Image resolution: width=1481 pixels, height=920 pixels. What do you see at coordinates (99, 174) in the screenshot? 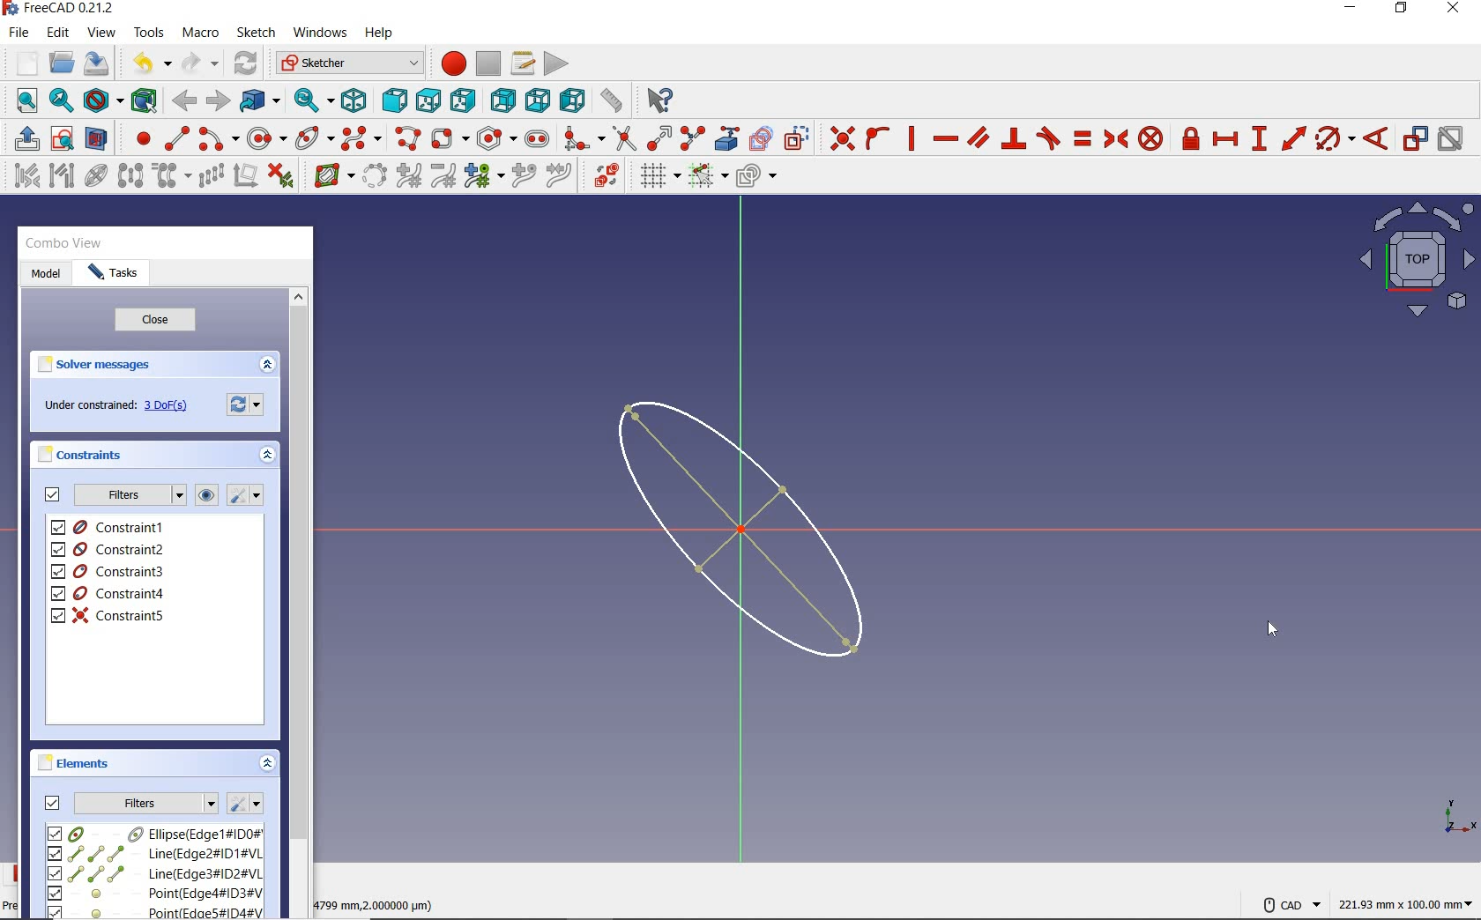
I see `show/hide internal geometry` at bounding box center [99, 174].